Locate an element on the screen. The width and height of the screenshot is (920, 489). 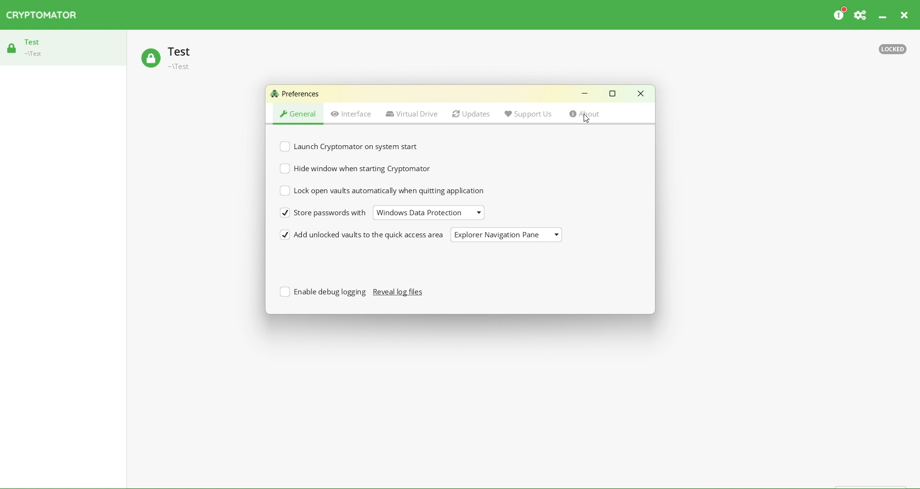
Minimize is located at coordinates (586, 94).